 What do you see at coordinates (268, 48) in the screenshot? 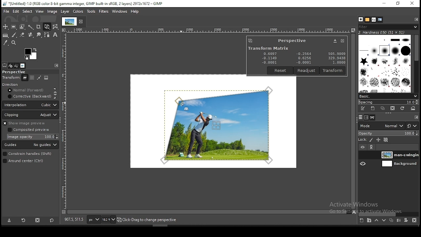
I see `Transform Matrix` at bounding box center [268, 48].